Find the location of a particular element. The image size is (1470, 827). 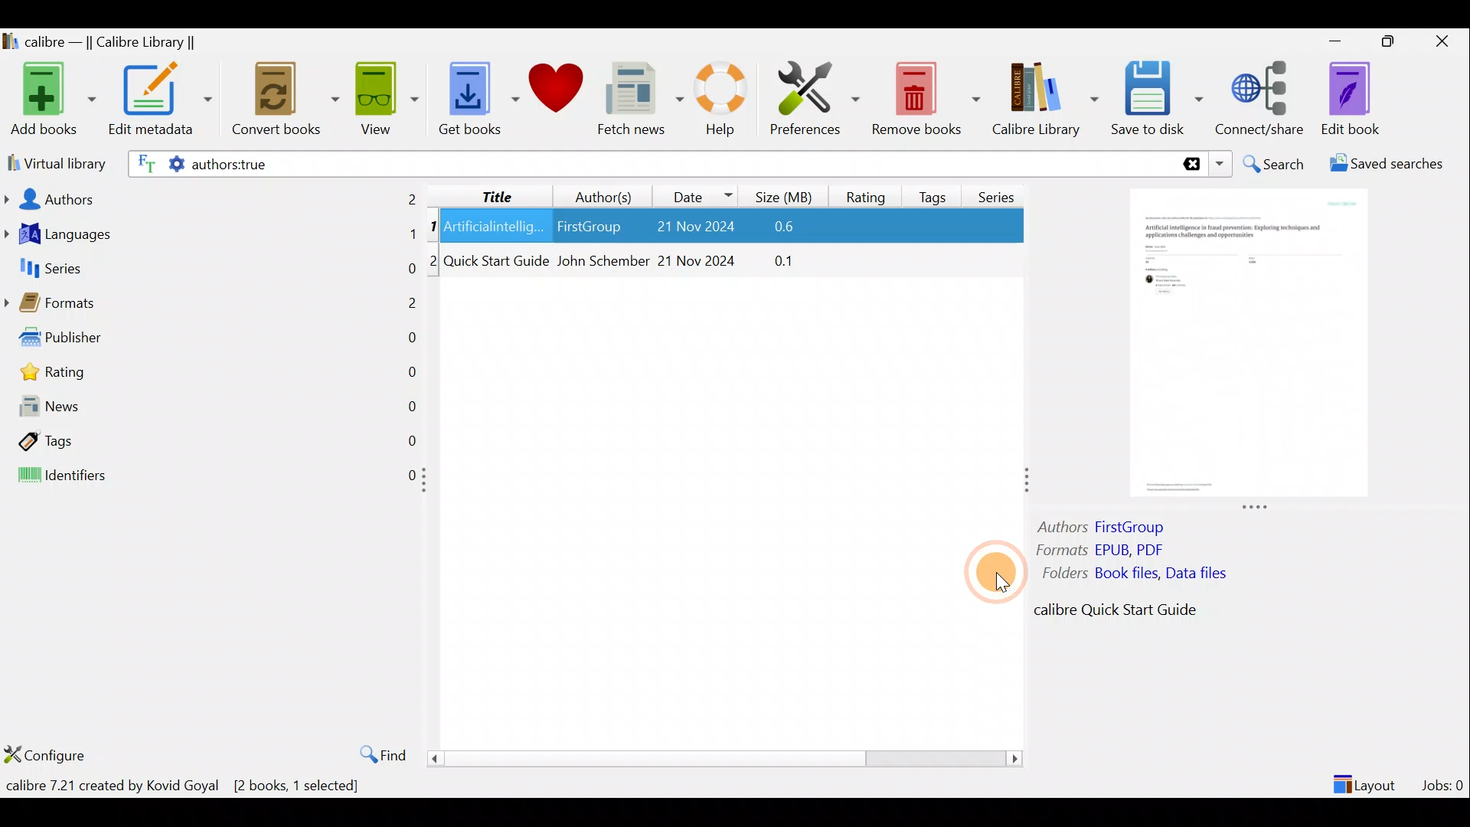

Minimize is located at coordinates (1335, 41).